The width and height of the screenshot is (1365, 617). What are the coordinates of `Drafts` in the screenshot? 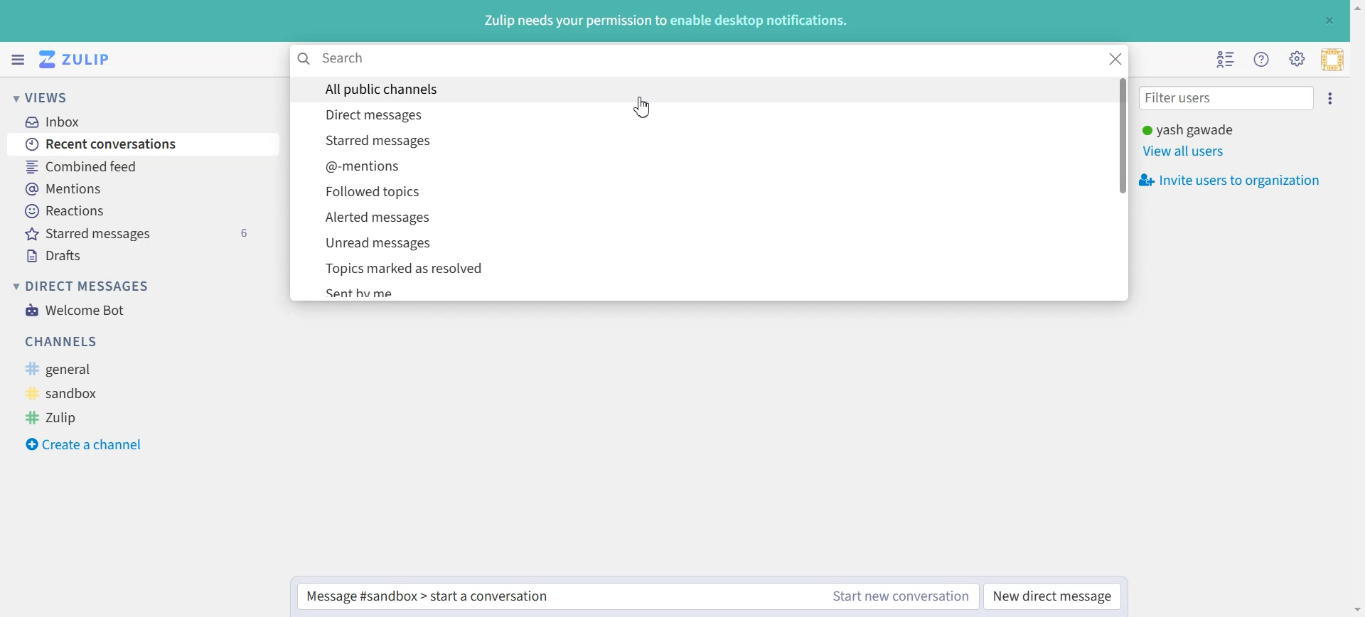 It's located at (141, 254).